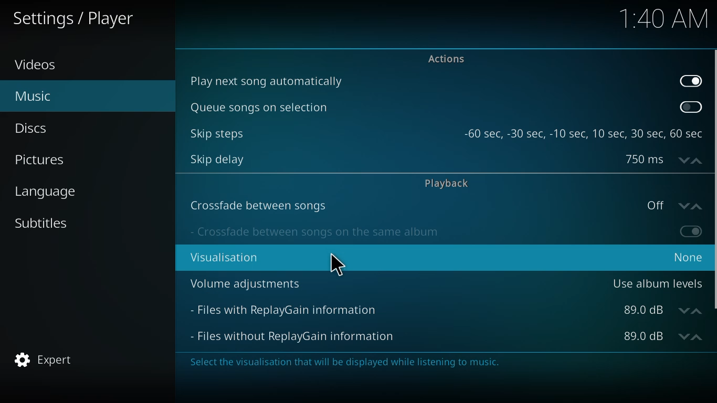 This screenshot has height=403, width=717. I want to click on db, so click(663, 310).